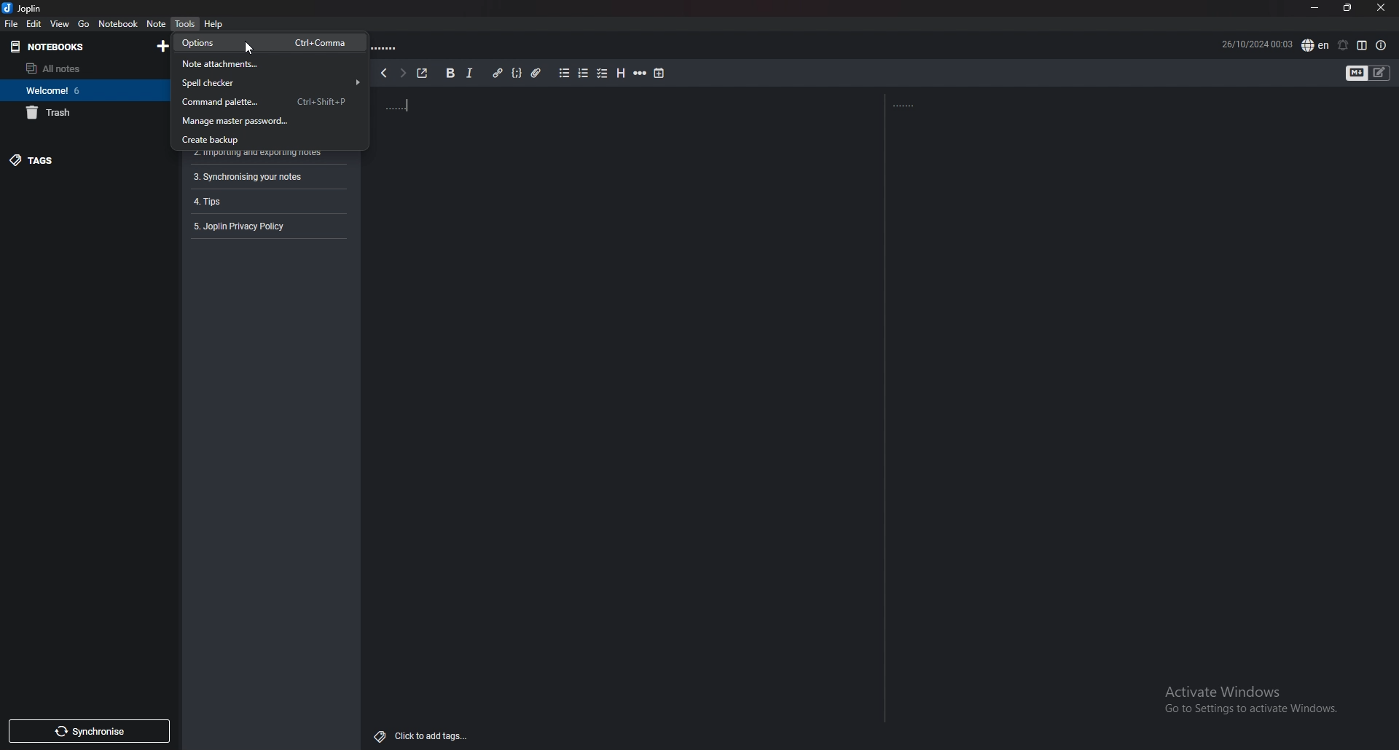  Describe the element at coordinates (255, 156) in the screenshot. I see `2. Importing and exporting notes.` at that location.